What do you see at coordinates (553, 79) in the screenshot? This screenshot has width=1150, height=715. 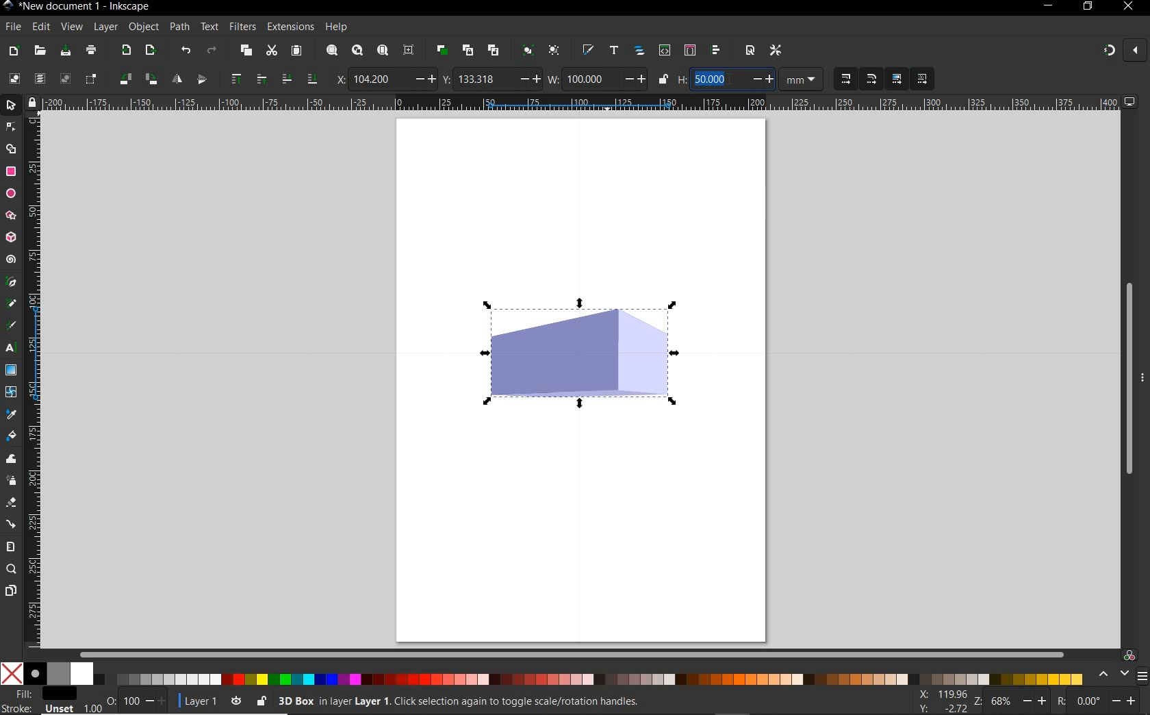 I see `w` at bounding box center [553, 79].